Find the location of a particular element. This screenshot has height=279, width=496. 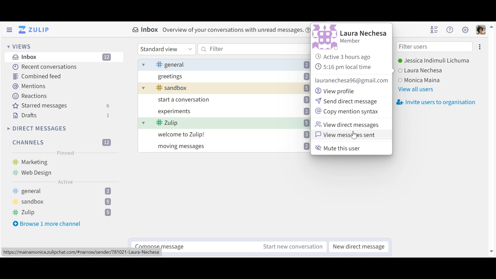

- Zulip is located at coordinates (234, 123).